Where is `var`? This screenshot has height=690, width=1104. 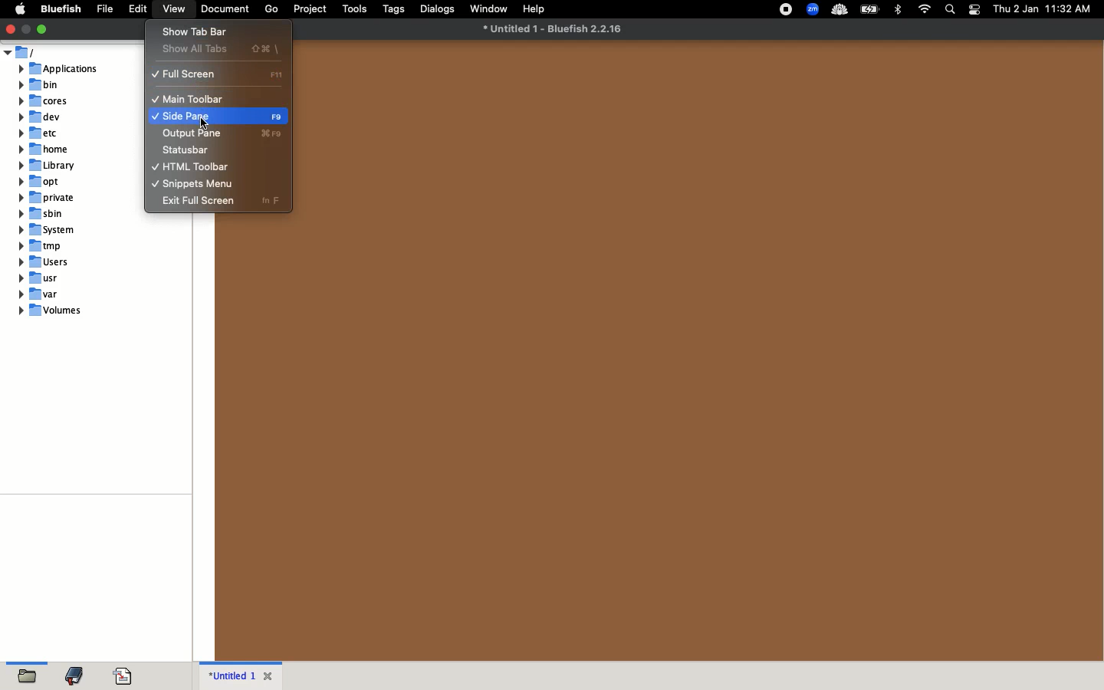
var is located at coordinates (40, 294).